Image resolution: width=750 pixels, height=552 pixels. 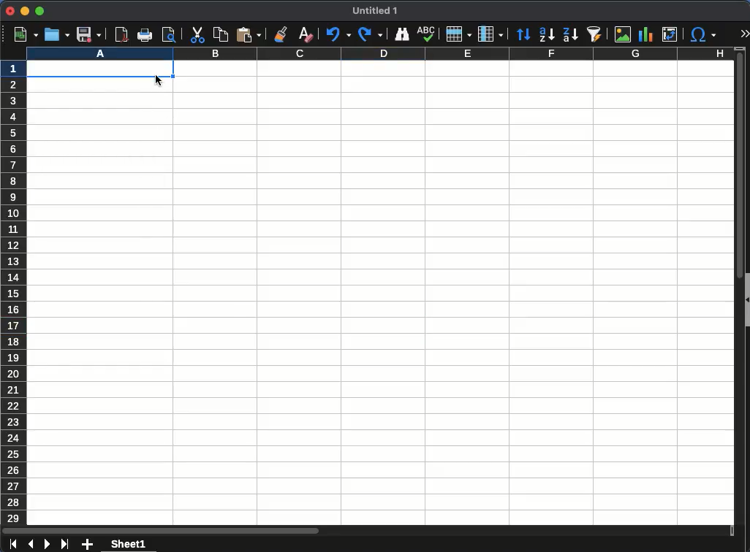 What do you see at coordinates (145, 35) in the screenshot?
I see `print` at bounding box center [145, 35].